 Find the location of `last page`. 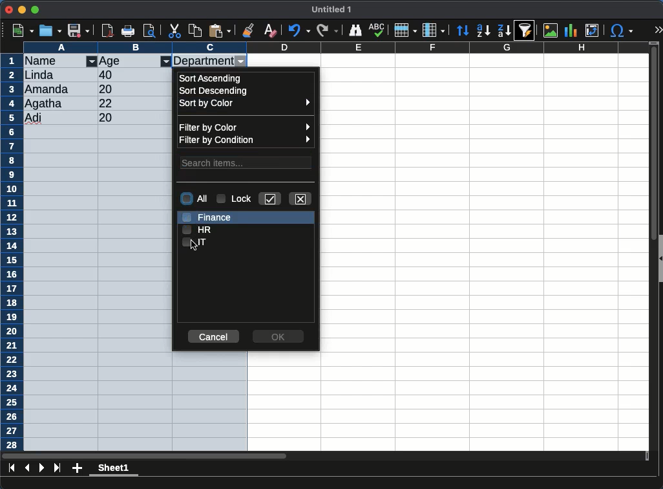

last page is located at coordinates (57, 469).